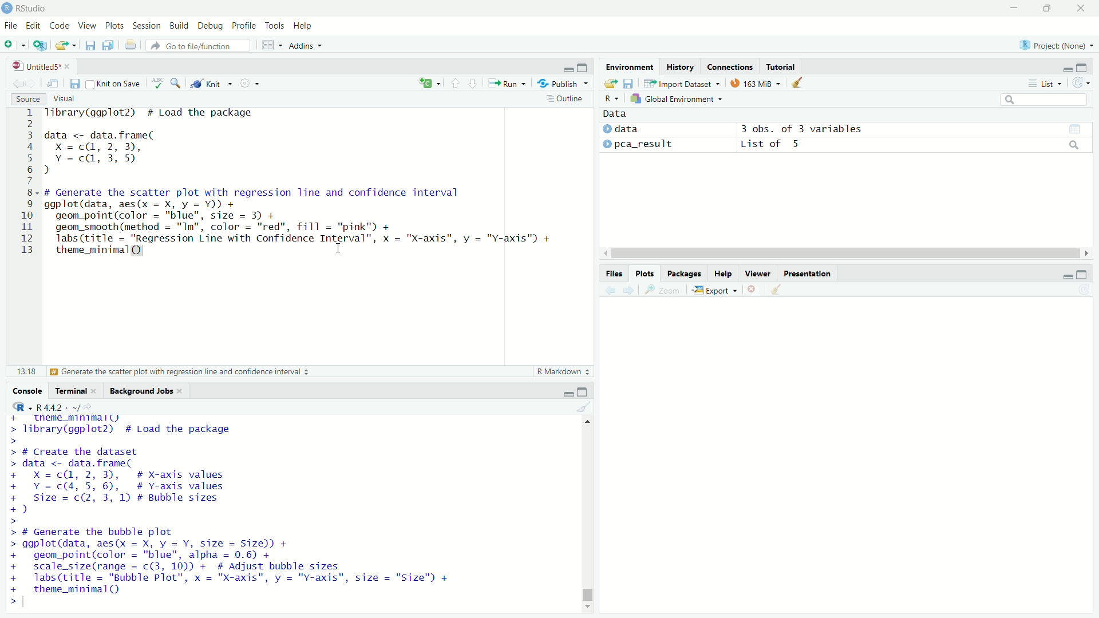 Image resolution: width=1099 pixels, height=618 pixels. I want to click on Refresh the list of objects in the environment, so click(1080, 83).